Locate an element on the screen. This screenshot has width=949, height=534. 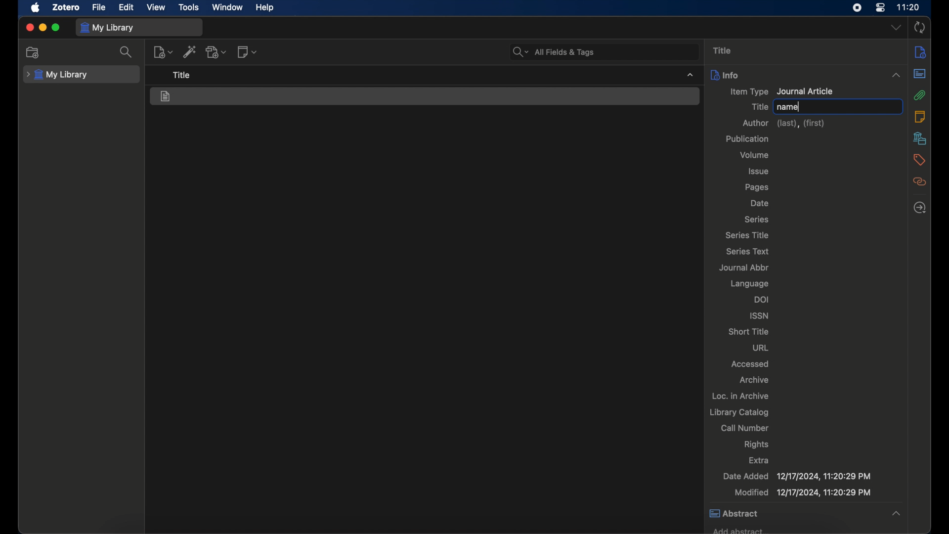
abstract is located at coordinates (920, 73).